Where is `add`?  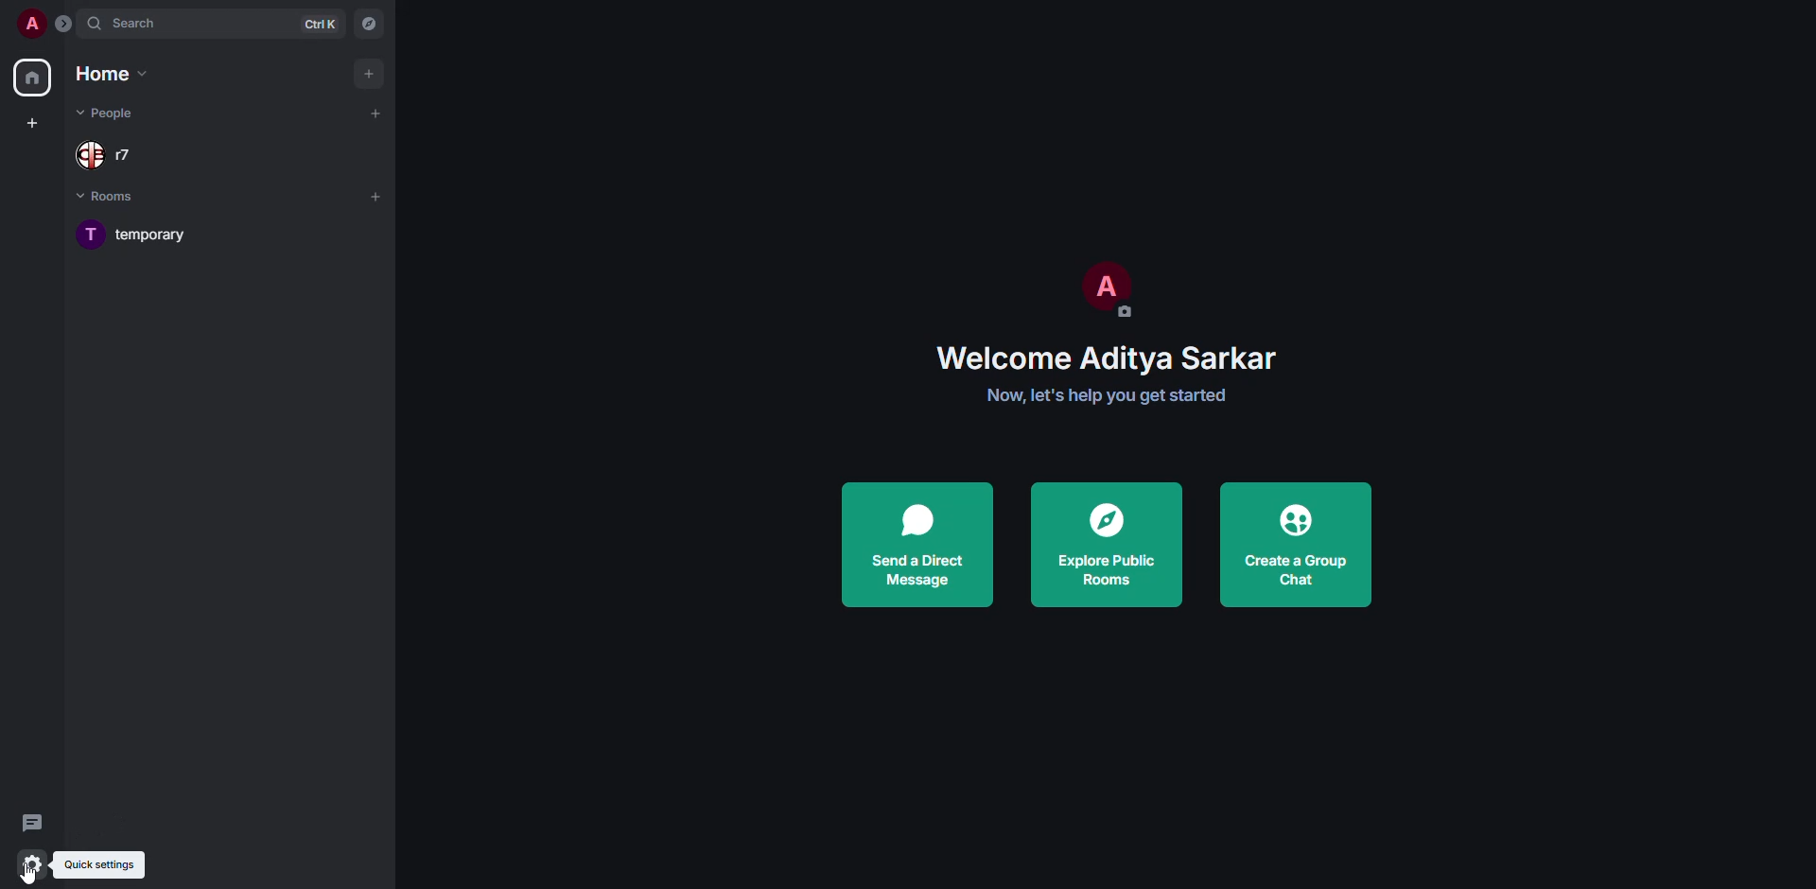
add is located at coordinates (372, 73).